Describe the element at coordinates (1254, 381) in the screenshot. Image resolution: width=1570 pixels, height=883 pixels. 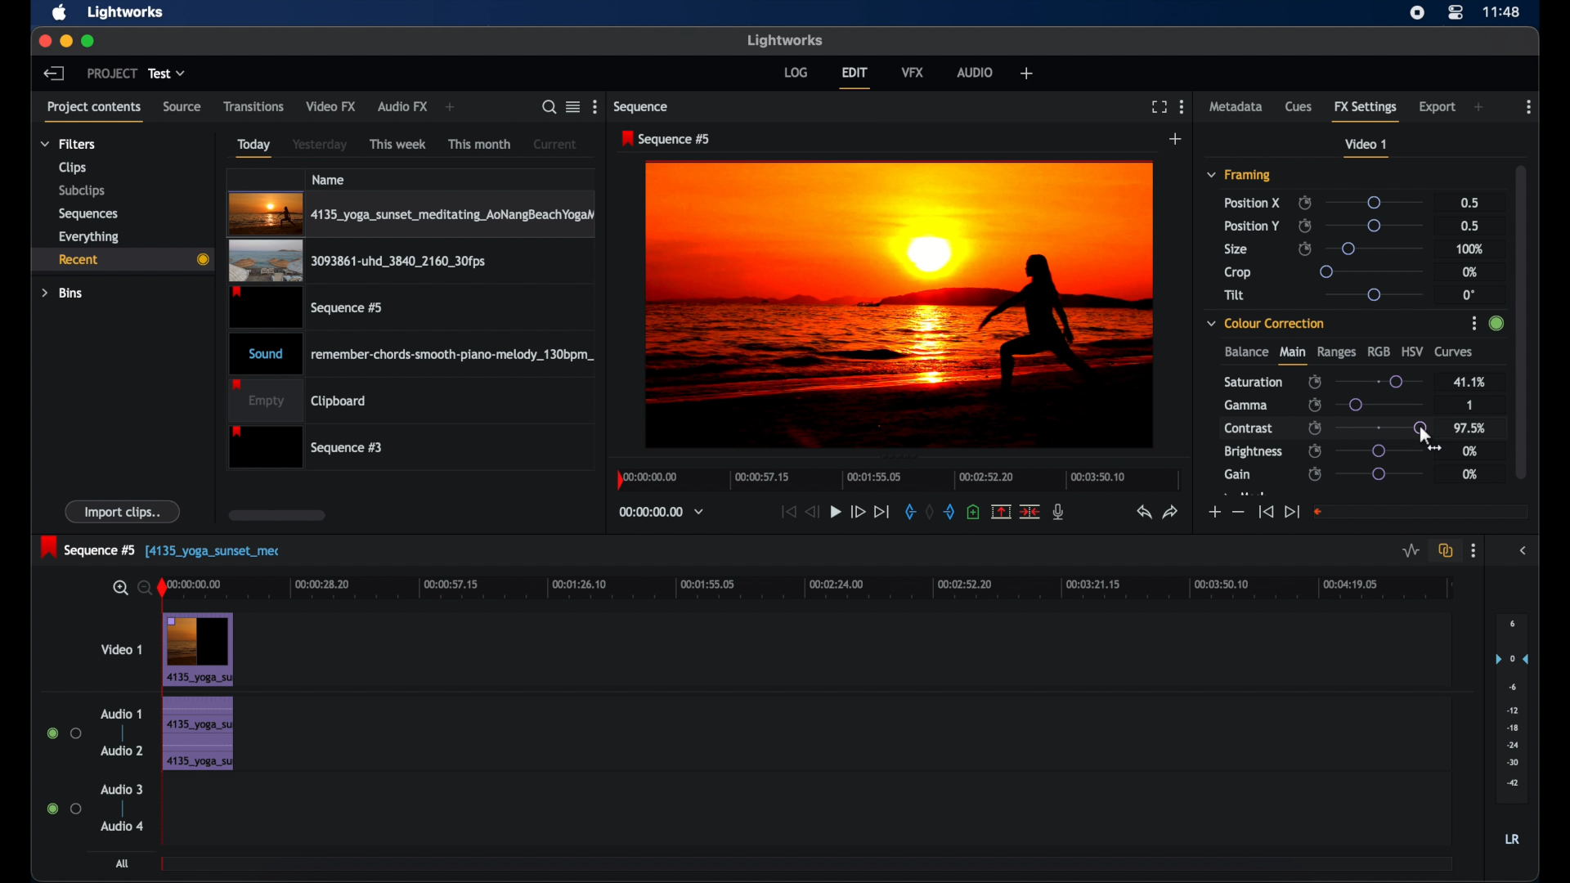
I see `saturation` at that location.